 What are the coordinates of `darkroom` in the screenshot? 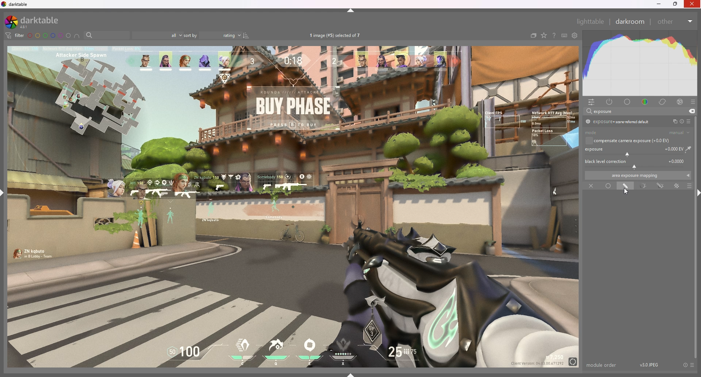 It's located at (629, 21).